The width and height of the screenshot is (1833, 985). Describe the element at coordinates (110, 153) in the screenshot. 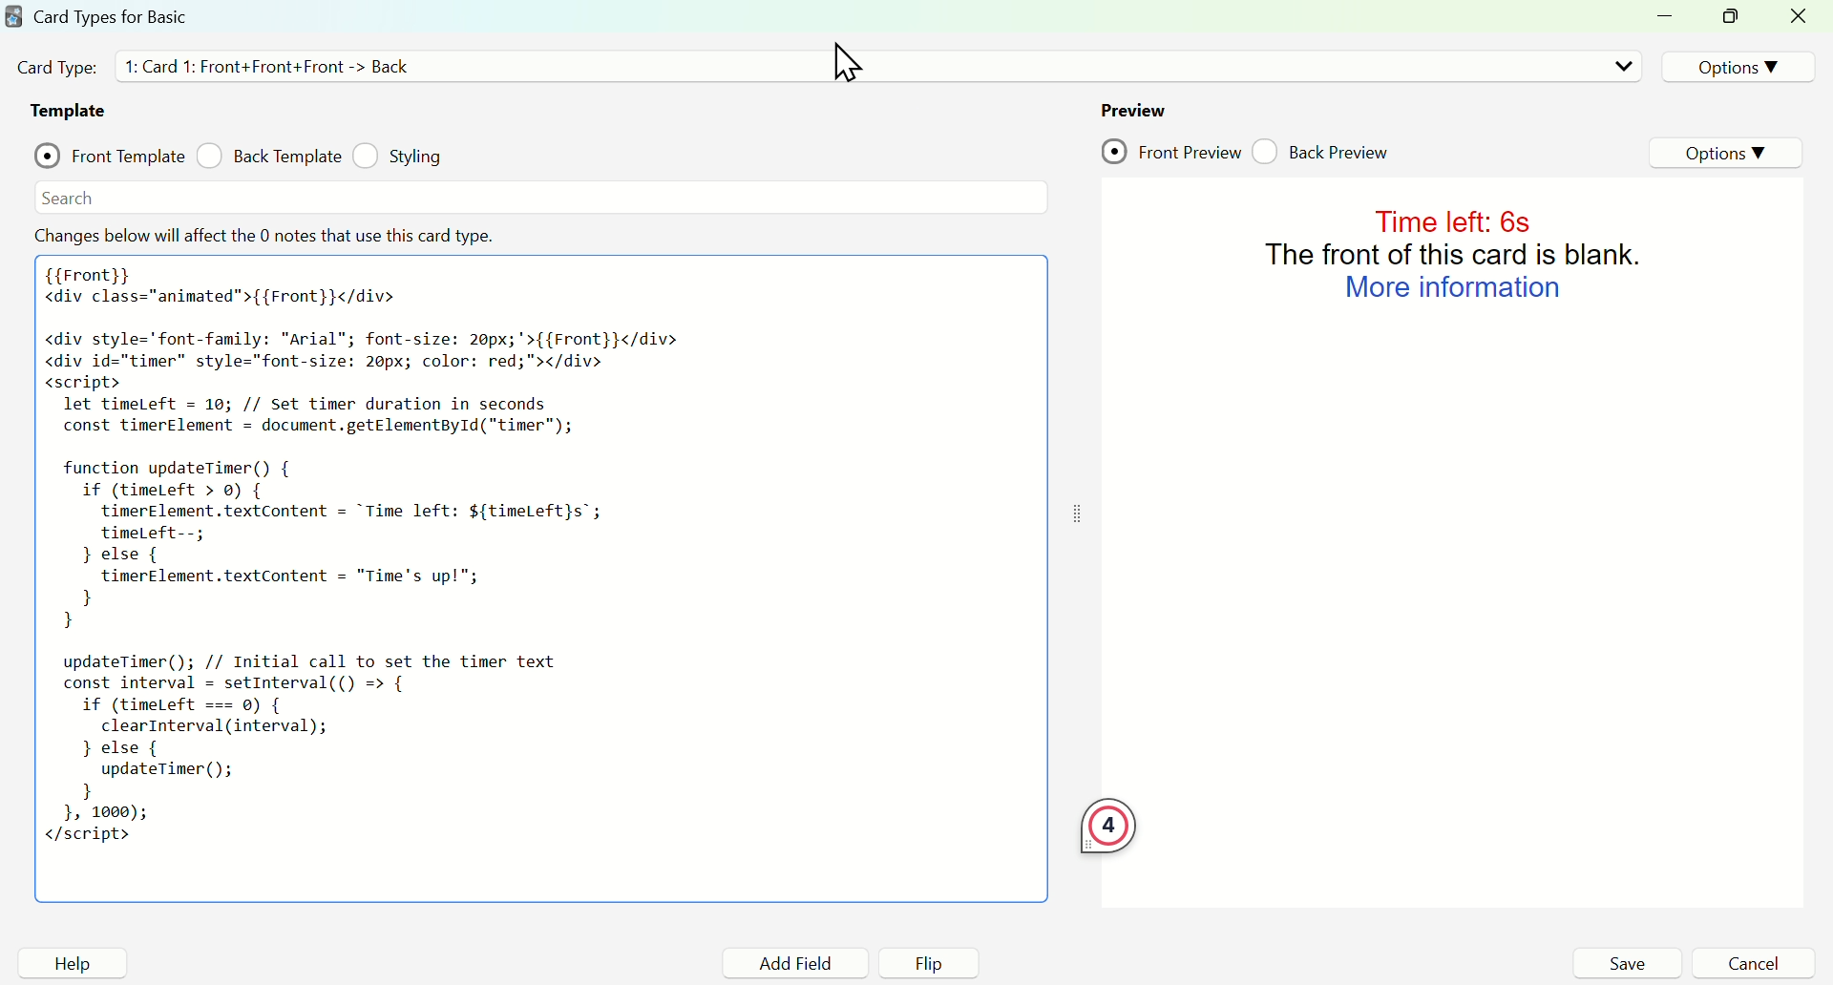

I see `Front Template` at that location.